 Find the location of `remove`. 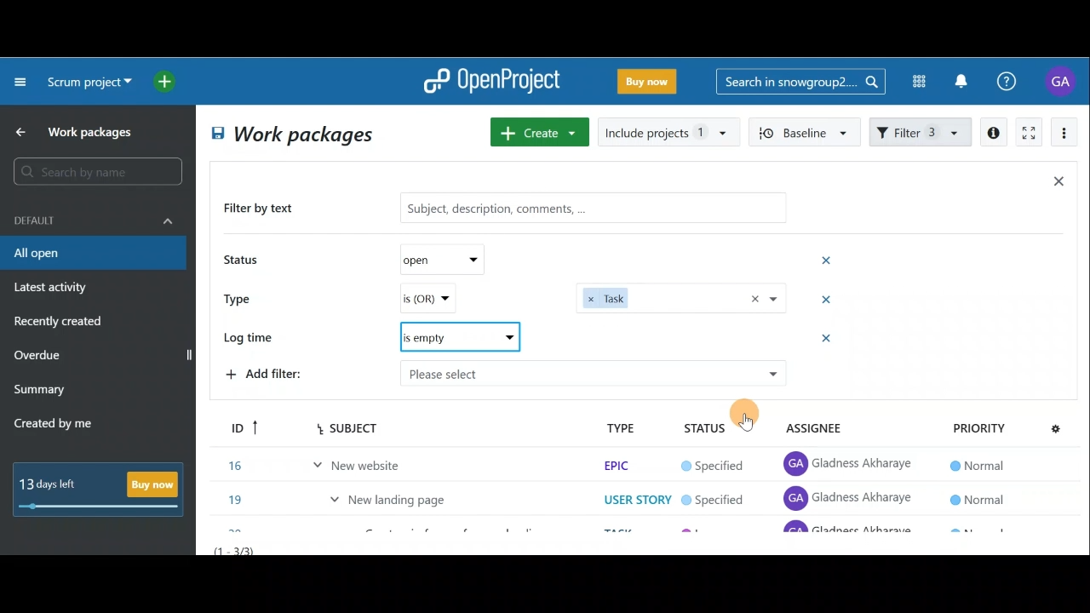

remove is located at coordinates (829, 341).